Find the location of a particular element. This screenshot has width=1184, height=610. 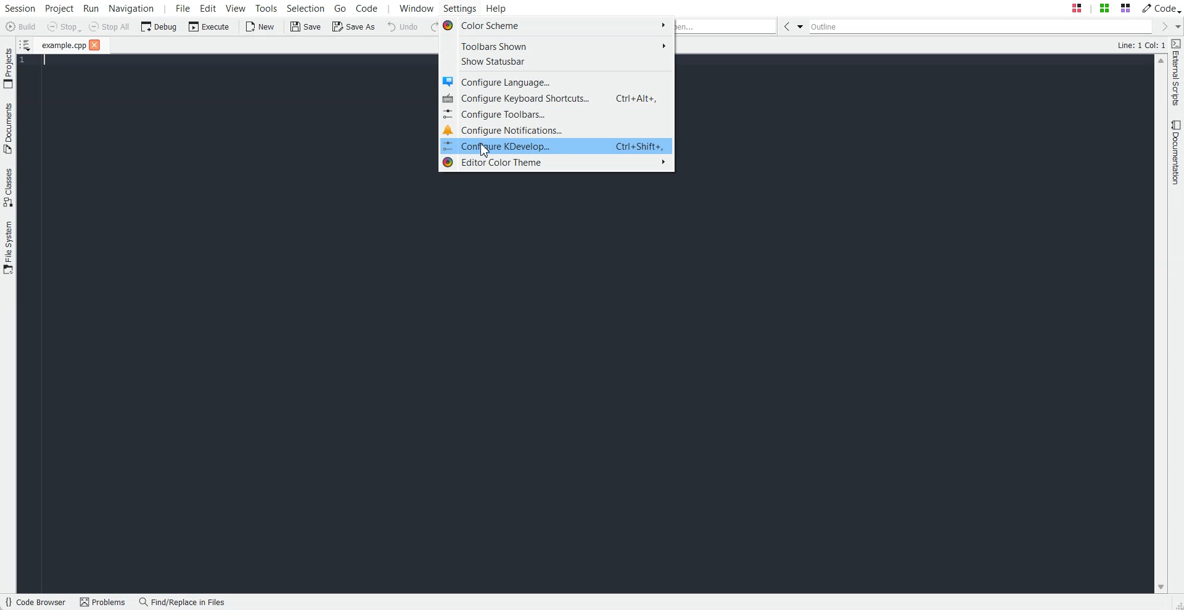

Save As is located at coordinates (352, 26).